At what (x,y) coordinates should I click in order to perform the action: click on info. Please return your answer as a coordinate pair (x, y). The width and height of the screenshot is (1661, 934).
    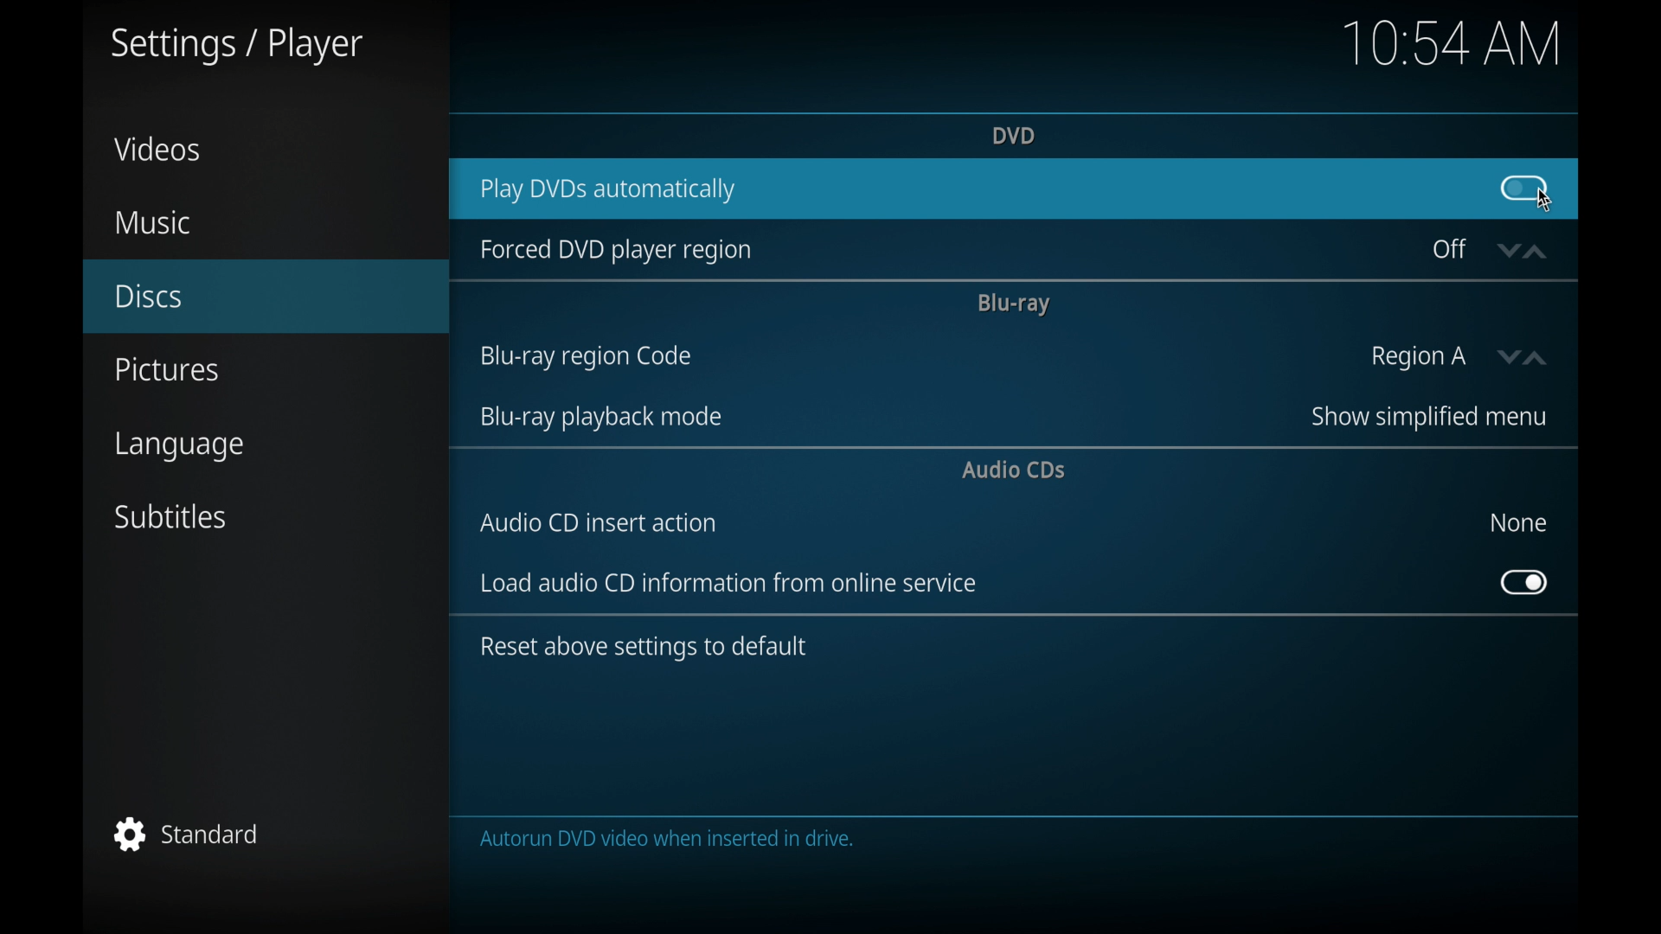
    Looking at the image, I should click on (643, 648).